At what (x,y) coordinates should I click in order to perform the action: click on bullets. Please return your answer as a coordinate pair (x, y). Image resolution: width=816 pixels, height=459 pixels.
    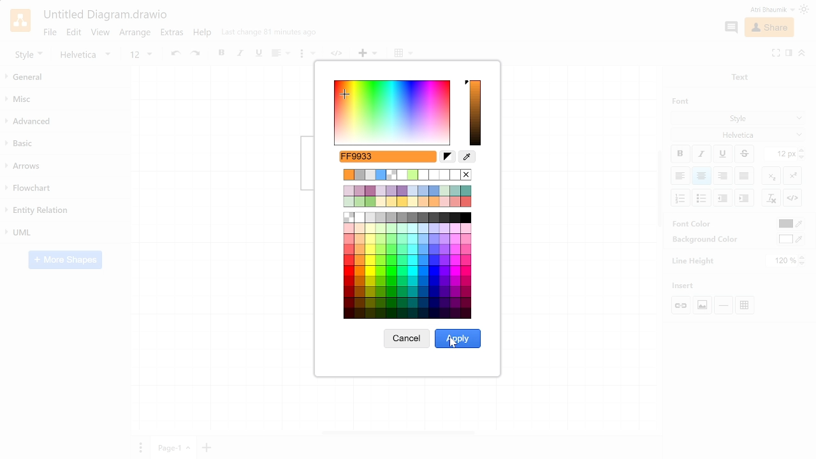
    Looking at the image, I should click on (307, 55).